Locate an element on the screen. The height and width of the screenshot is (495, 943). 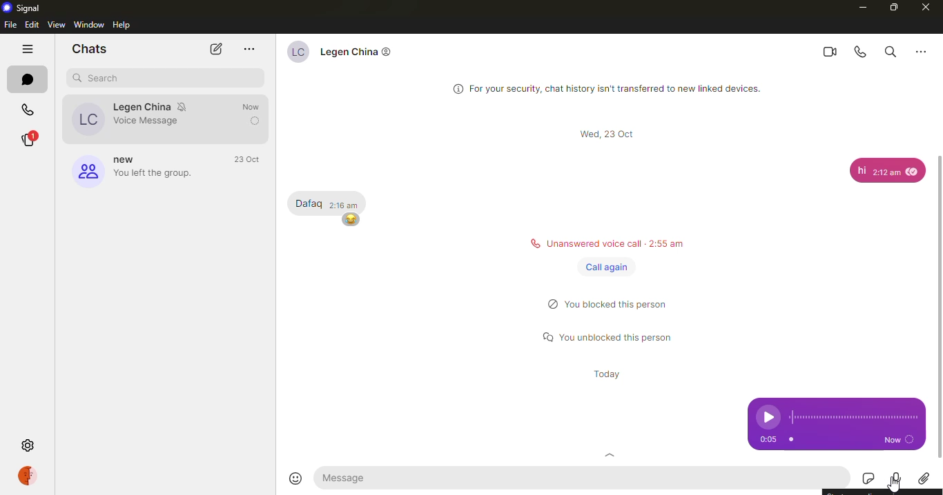
track is located at coordinates (853, 417).